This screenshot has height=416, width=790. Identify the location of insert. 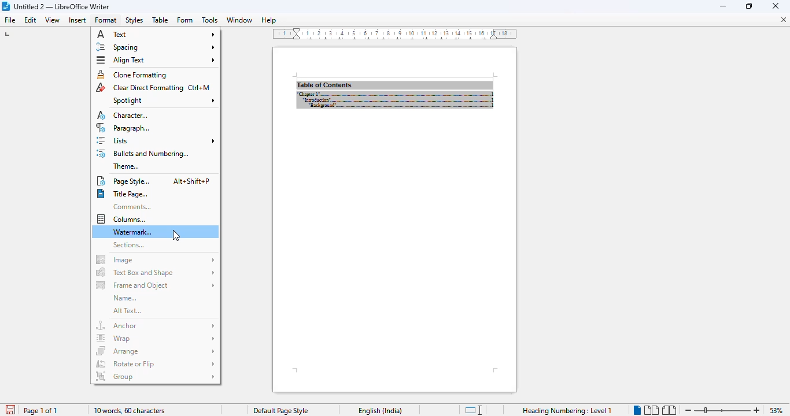
(77, 20).